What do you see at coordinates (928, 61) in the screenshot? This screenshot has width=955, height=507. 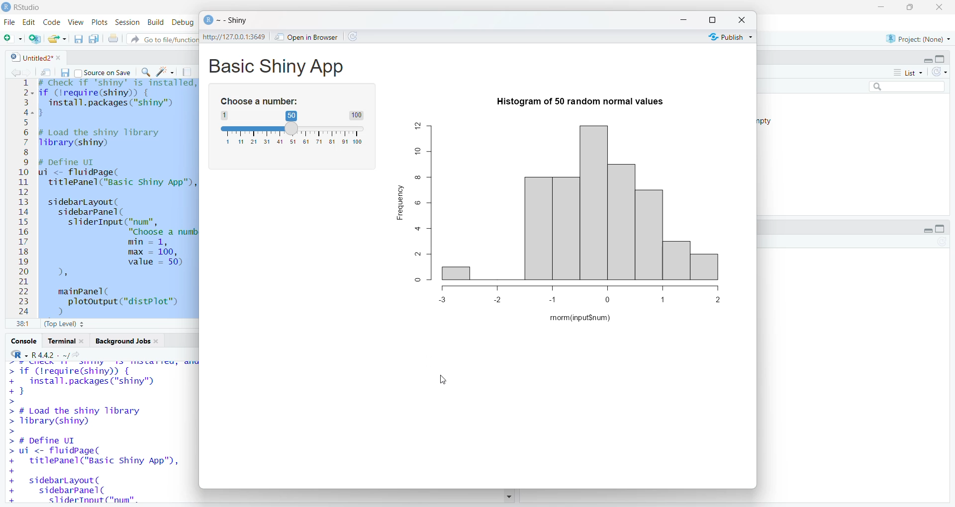 I see `minimize` at bounding box center [928, 61].